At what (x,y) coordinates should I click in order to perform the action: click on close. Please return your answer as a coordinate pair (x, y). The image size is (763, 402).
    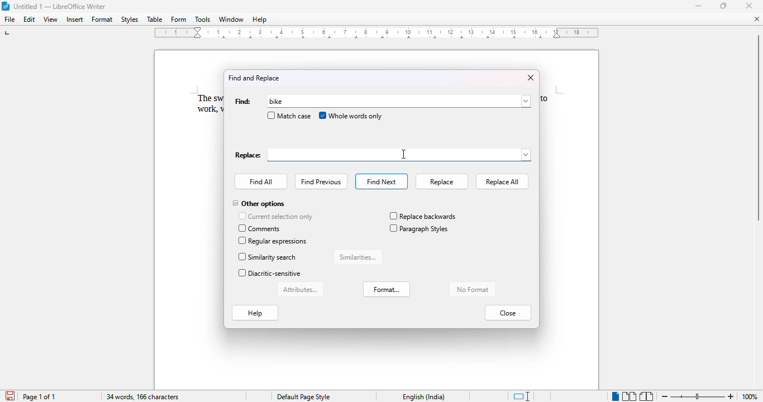
    Looking at the image, I should click on (749, 6).